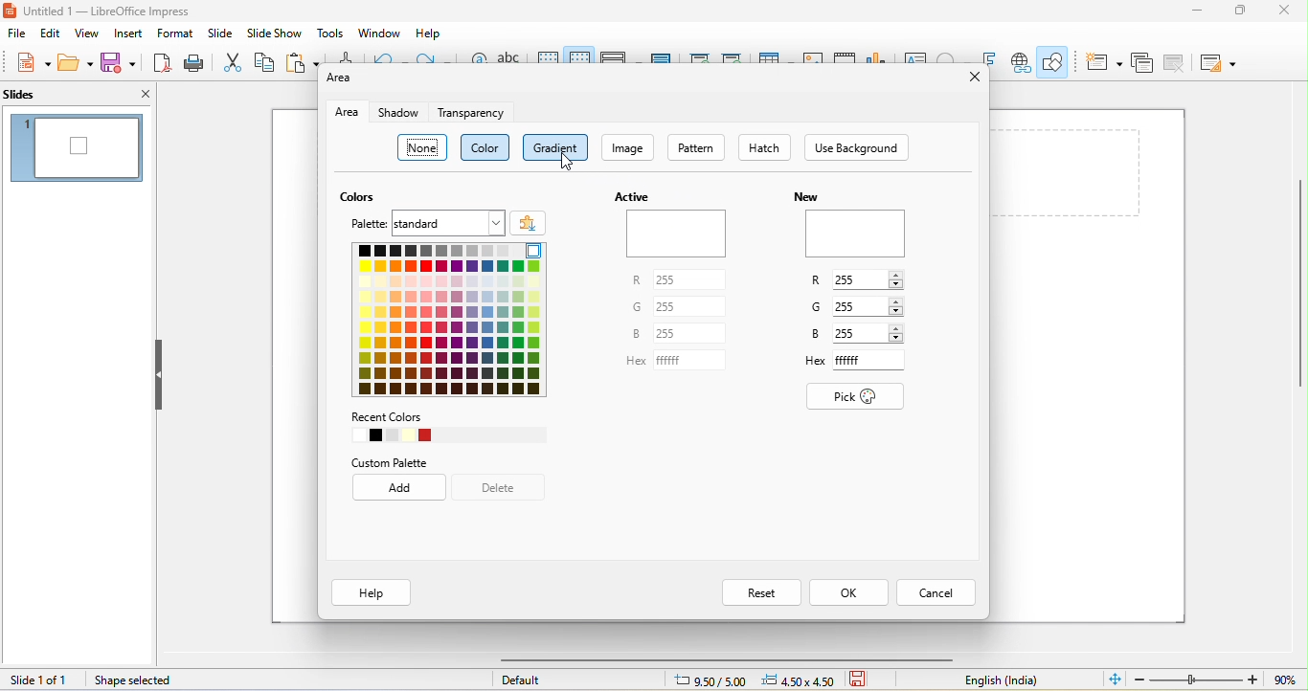 The image size is (1308, 691). I want to click on adjust, so click(903, 332).